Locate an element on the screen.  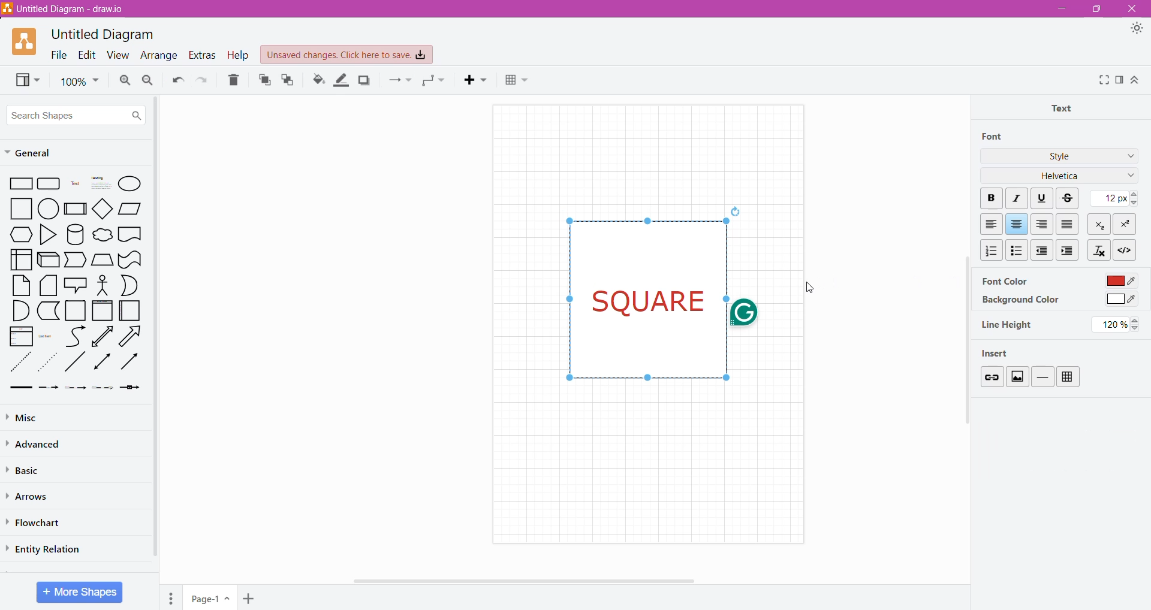
Thin Arrow is located at coordinates (75, 388).